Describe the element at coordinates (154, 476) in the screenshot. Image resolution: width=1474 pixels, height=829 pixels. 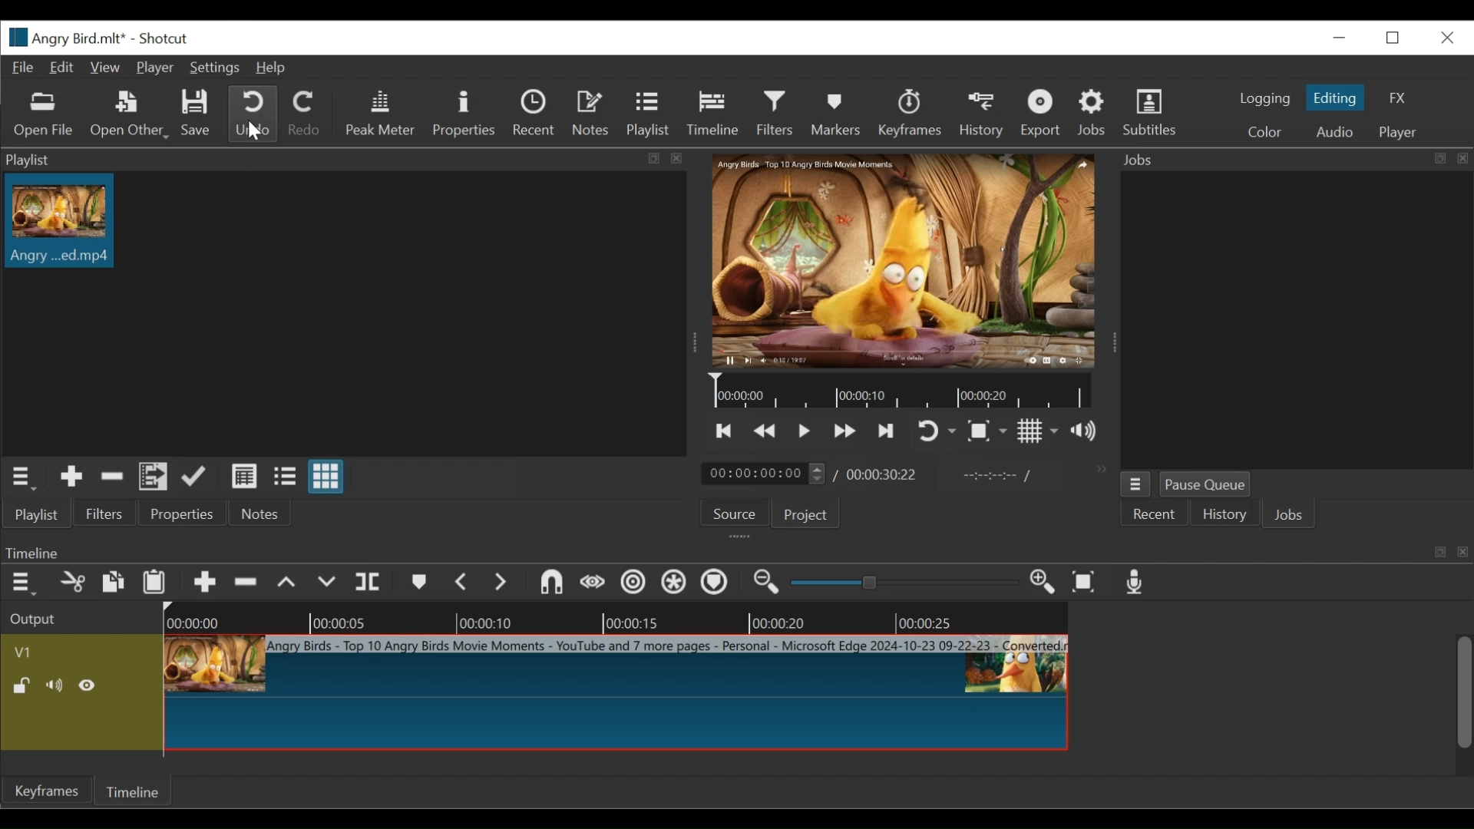
I see `Add filesto the playlist` at that location.